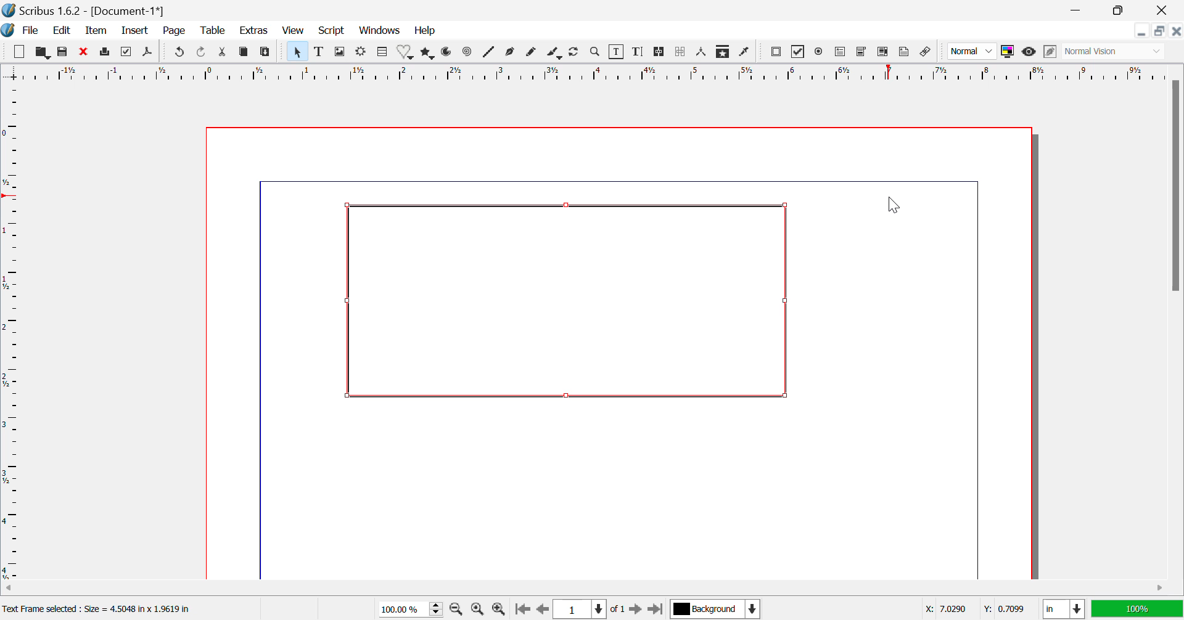 Image resolution: width=1184 pixels, height=620 pixels. Describe the element at coordinates (714, 608) in the screenshot. I see `Background` at that location.